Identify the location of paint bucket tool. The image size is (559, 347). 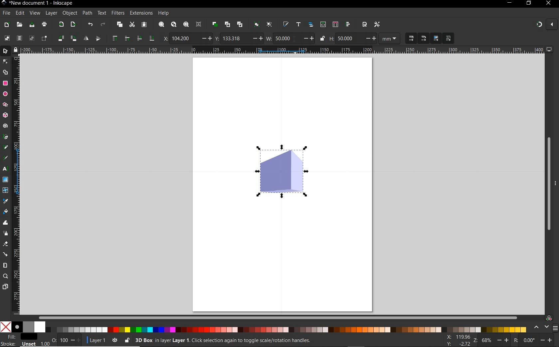
(6, 212).